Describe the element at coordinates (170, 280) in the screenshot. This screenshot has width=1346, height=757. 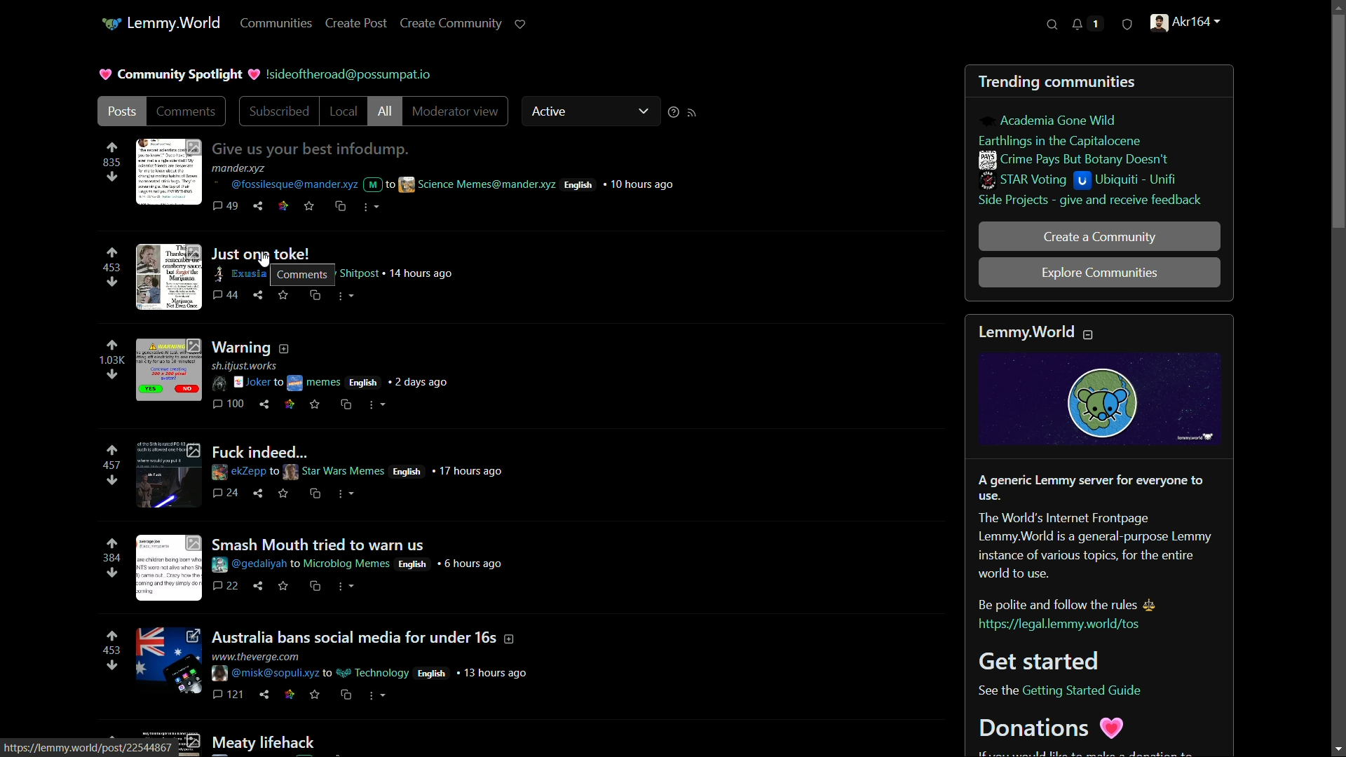
I see `Thumbnail` at that location.